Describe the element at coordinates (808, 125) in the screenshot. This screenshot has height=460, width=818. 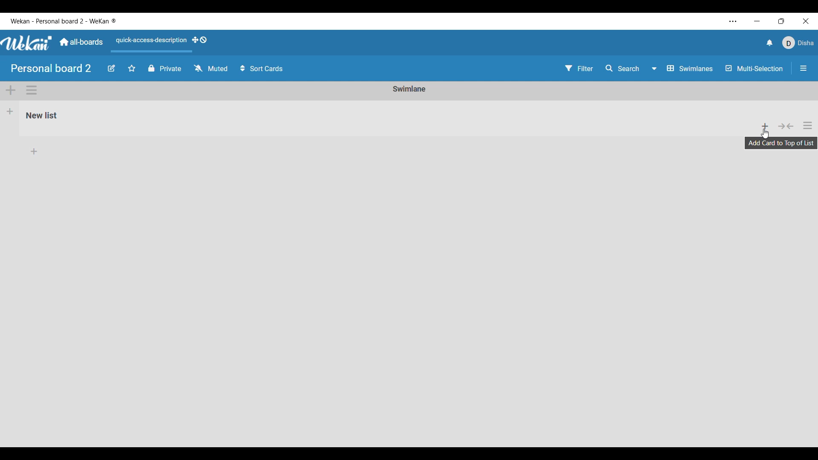
I see `List actions` at that location.